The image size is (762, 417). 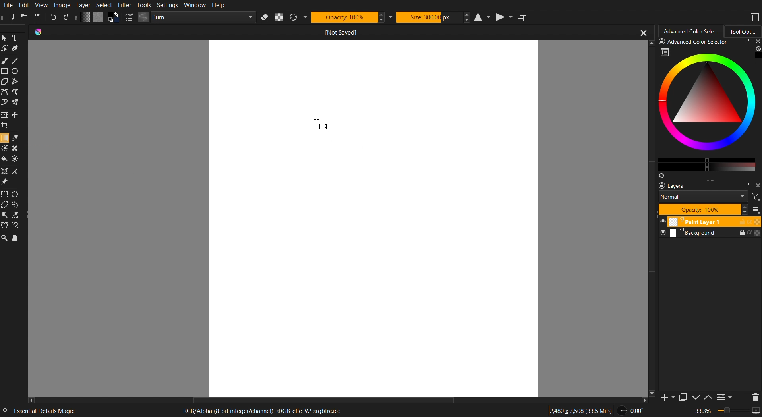 I want to click on Workspaces, so click(x=754, y=17).